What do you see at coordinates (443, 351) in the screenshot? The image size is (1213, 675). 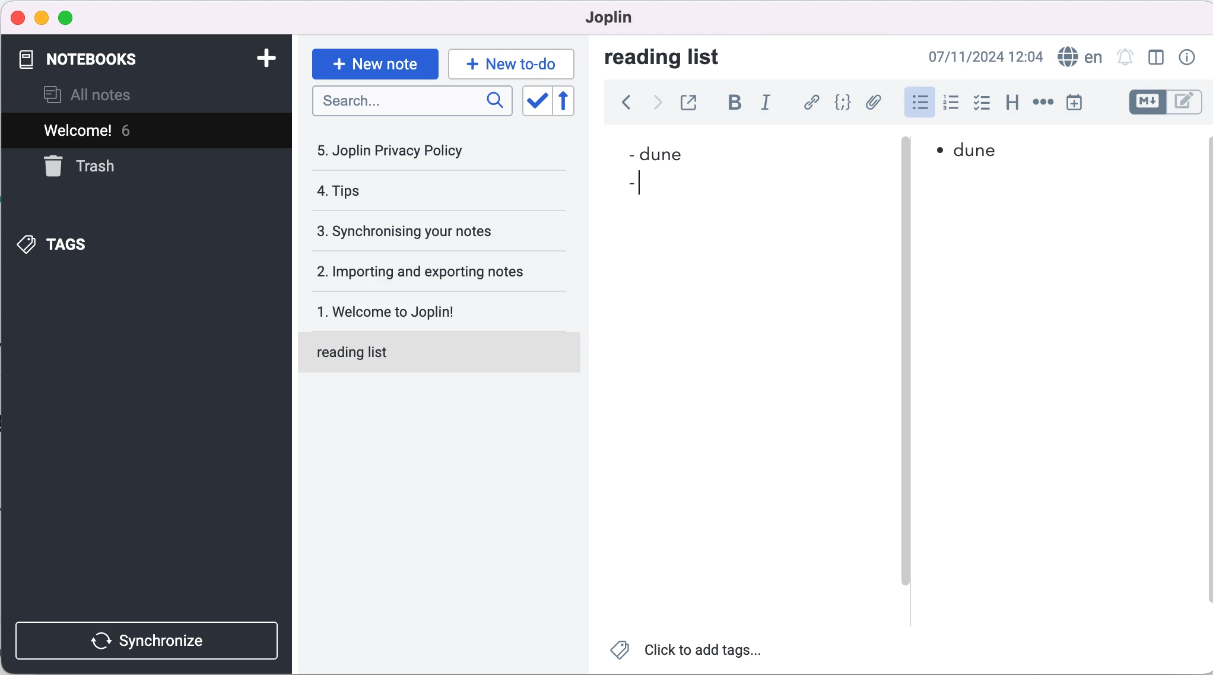 I see `reading list ` at bounding box center [443, 351].